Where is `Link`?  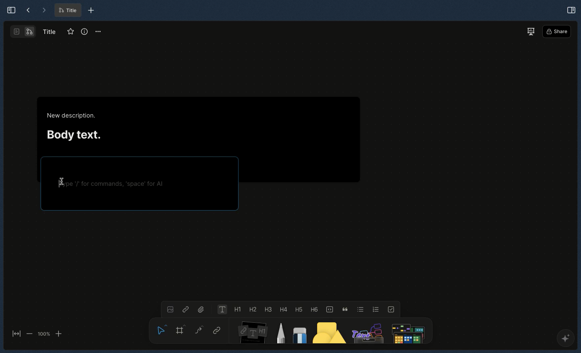 Link is located at coordinates (217, 331).